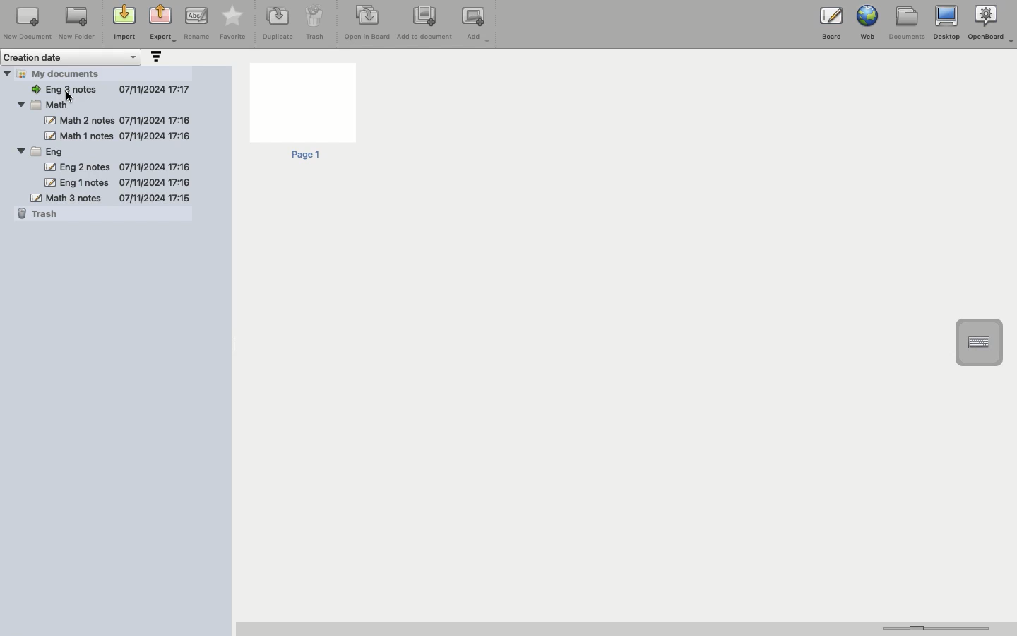 The height and width of the screenshot is (636, 1017). I want to click on Eng, so click(47, 151).